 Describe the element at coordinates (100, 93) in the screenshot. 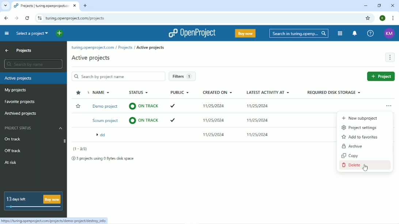

I see `Name` at that location.